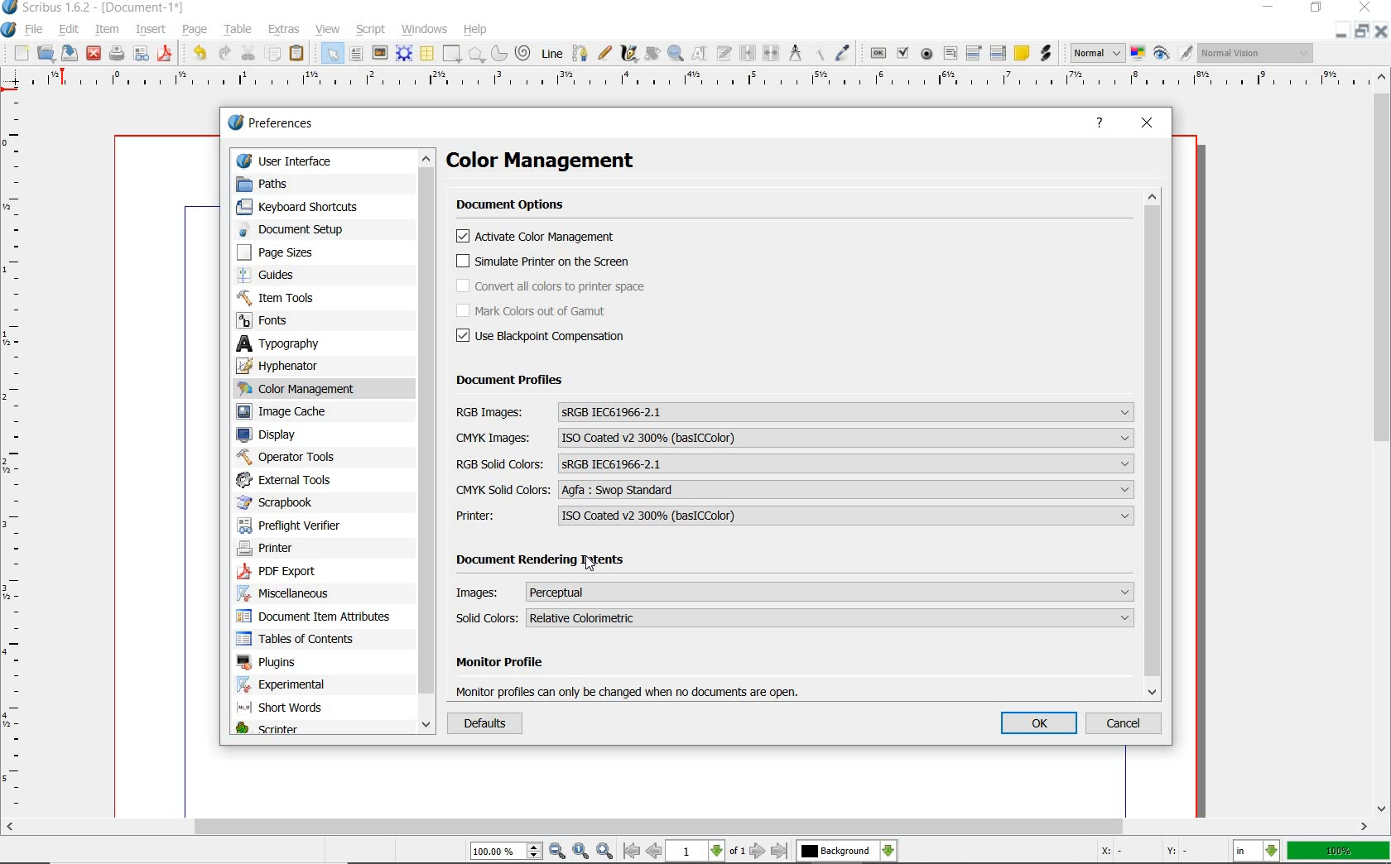  Describe the element at coordinates (309, 639) in the screenshot. I see `tables of contents` at that location.